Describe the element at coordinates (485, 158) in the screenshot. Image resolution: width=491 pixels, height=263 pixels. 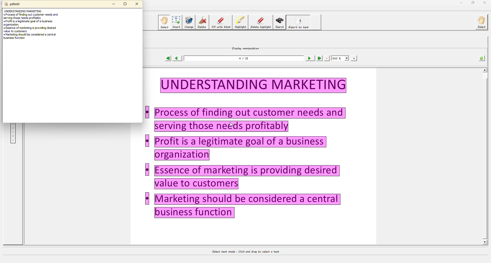
I see `` at that location.